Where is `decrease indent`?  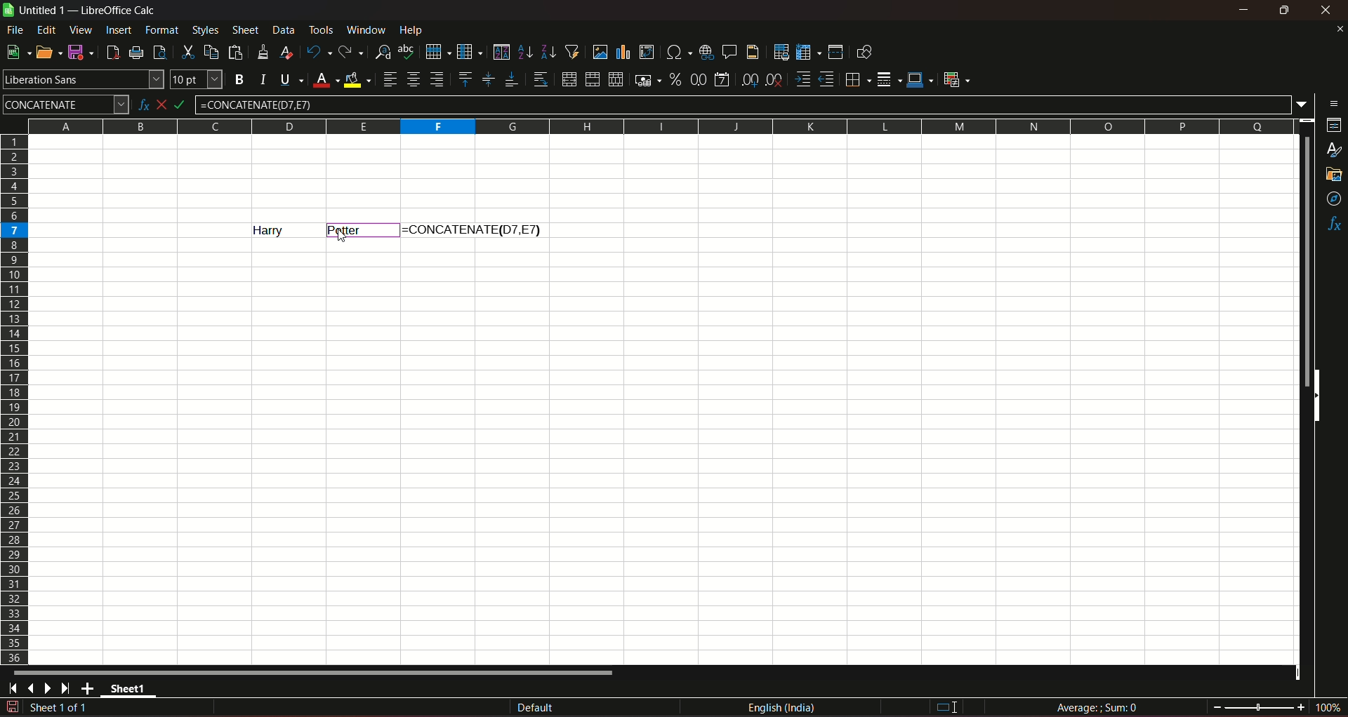 decrease indent is located at coordinates (826, 79).